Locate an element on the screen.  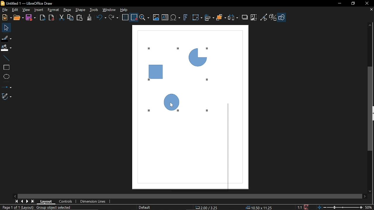
Close tab is located at coordinates (371, 10).